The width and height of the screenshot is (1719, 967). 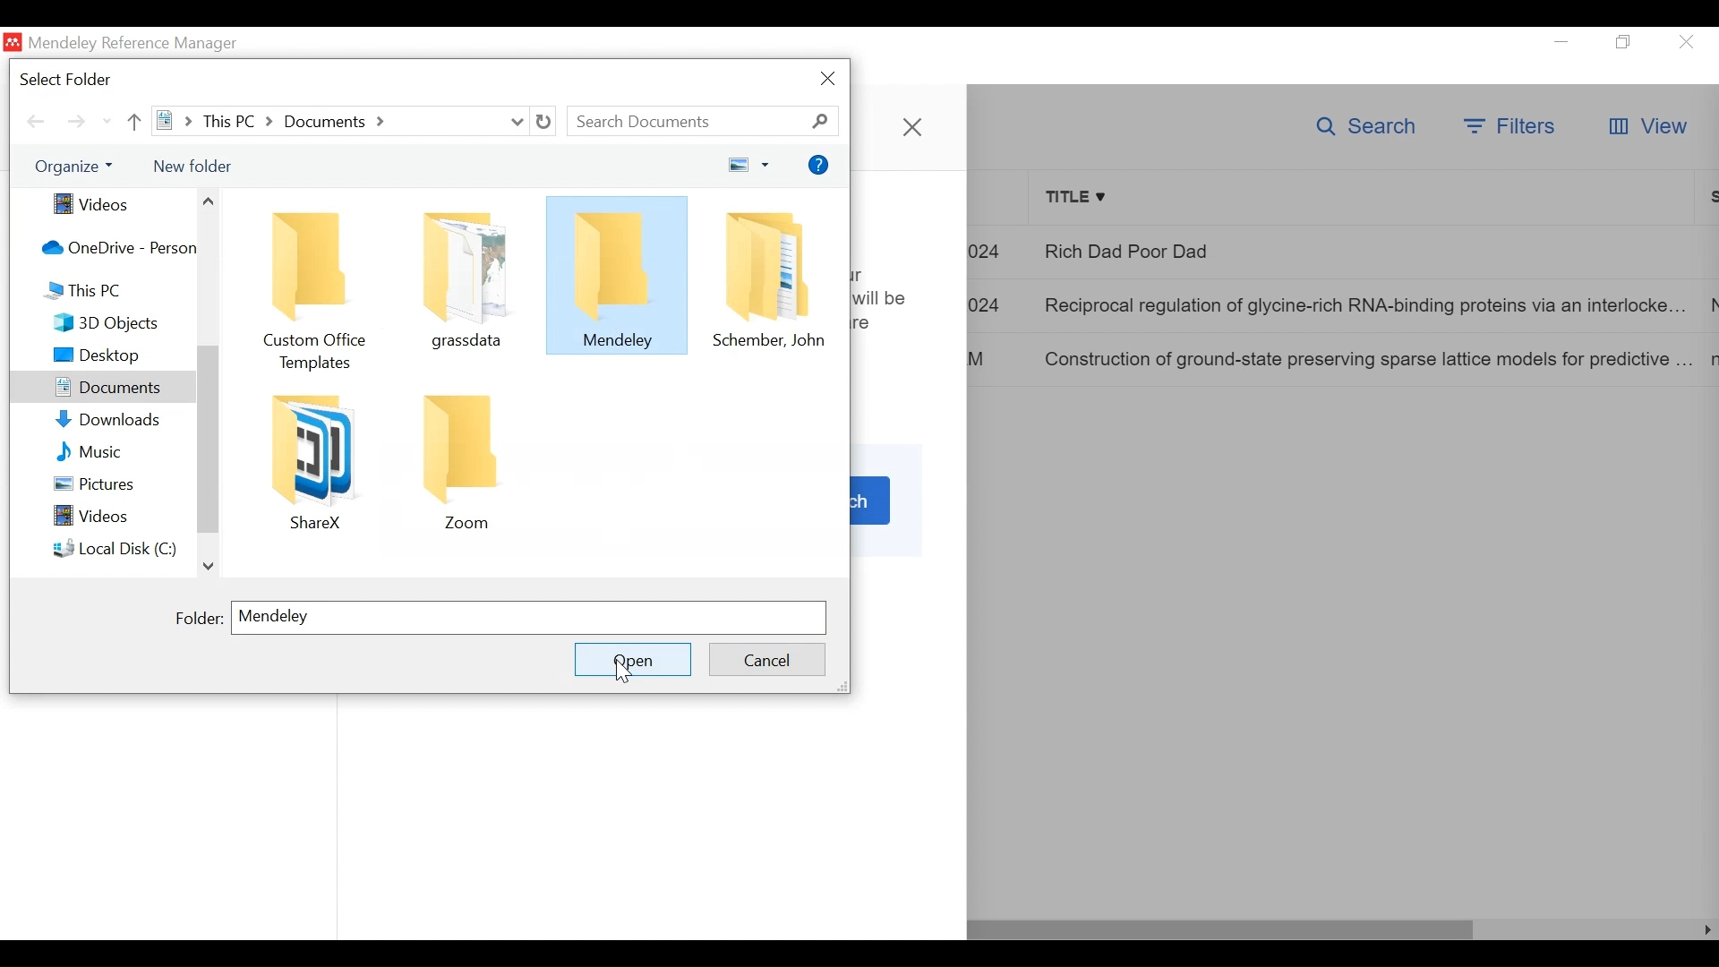 I want to click on Music, so click(x=121, y=452).